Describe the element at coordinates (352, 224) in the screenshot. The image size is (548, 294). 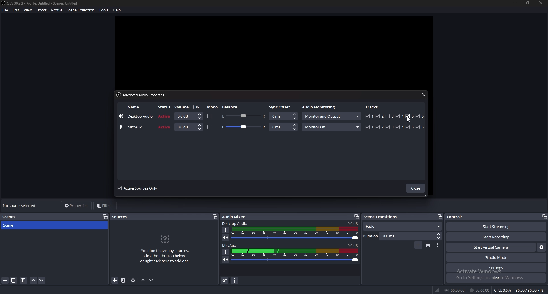
I see `desktop audio sound` at that location.